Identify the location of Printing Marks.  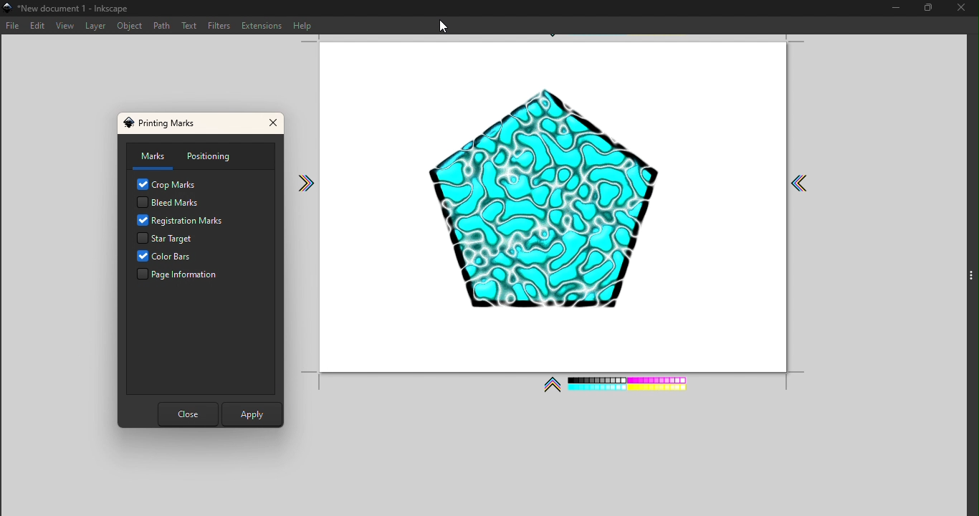
(164, 123).